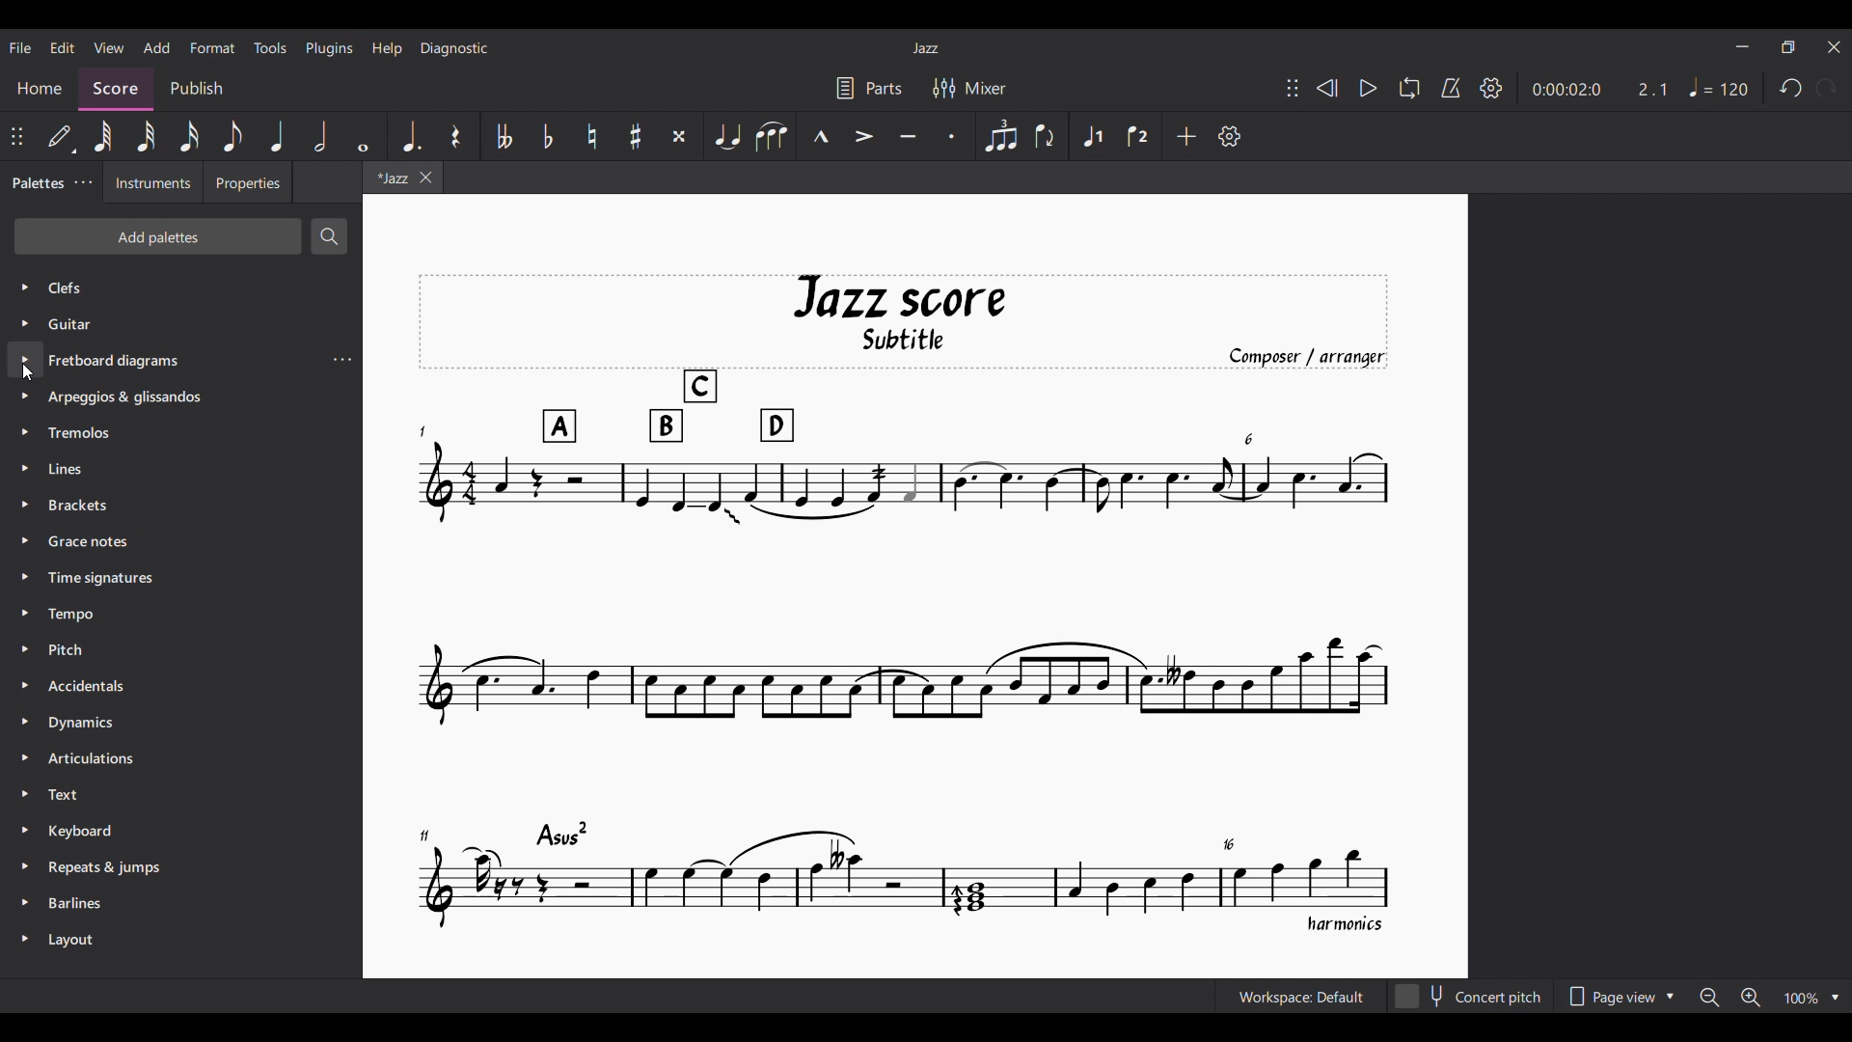  I want to click on Plugins menu, so click(330, 49).